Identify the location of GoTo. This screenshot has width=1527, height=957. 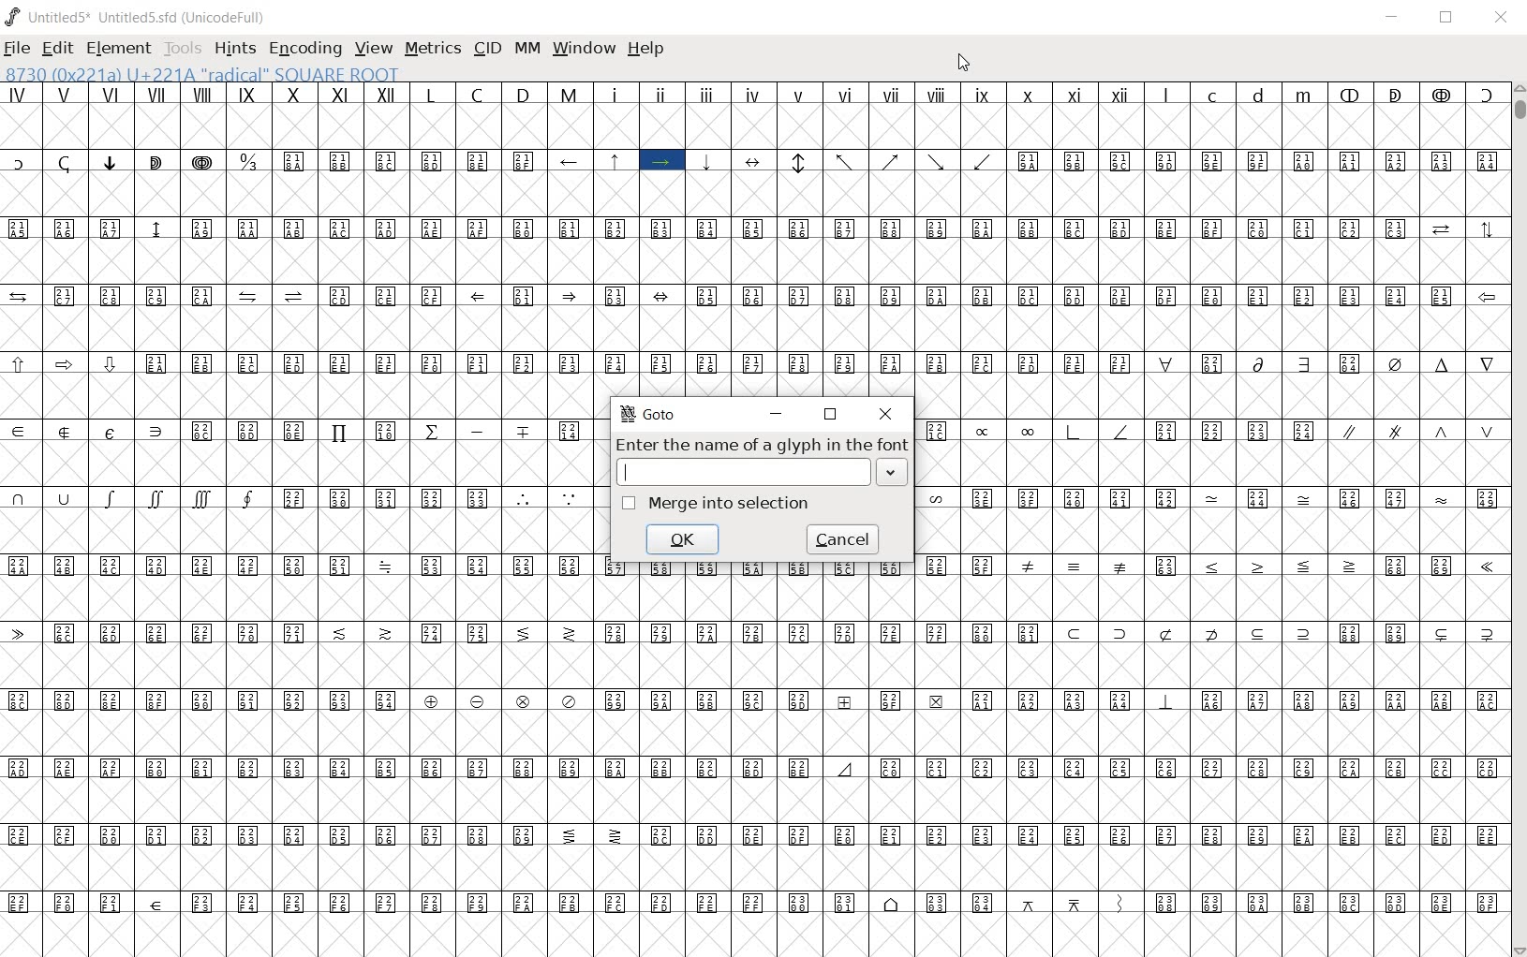
(649, 415).